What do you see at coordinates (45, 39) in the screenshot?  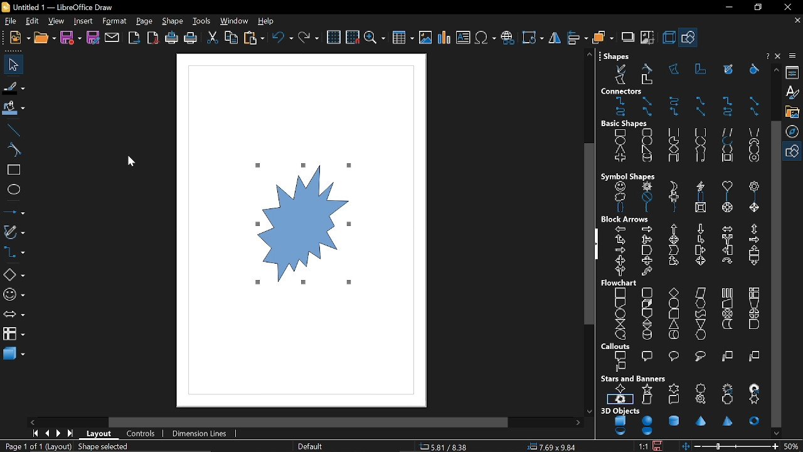 I see `open` at bounding box center [45, 39].